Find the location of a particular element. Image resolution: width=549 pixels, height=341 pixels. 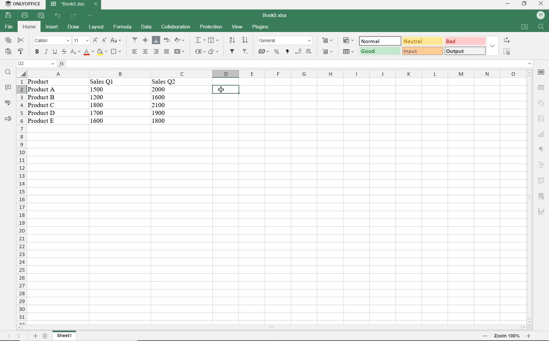

data is located at coordinates (105, 105).